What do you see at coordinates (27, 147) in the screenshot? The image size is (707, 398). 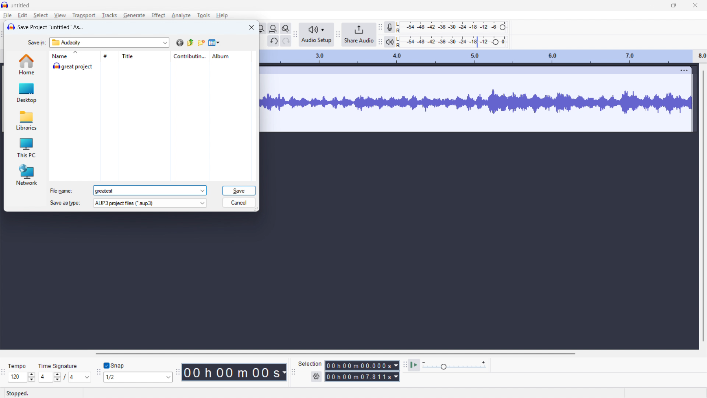 I see `this pc` at bounding box center [27, 147].